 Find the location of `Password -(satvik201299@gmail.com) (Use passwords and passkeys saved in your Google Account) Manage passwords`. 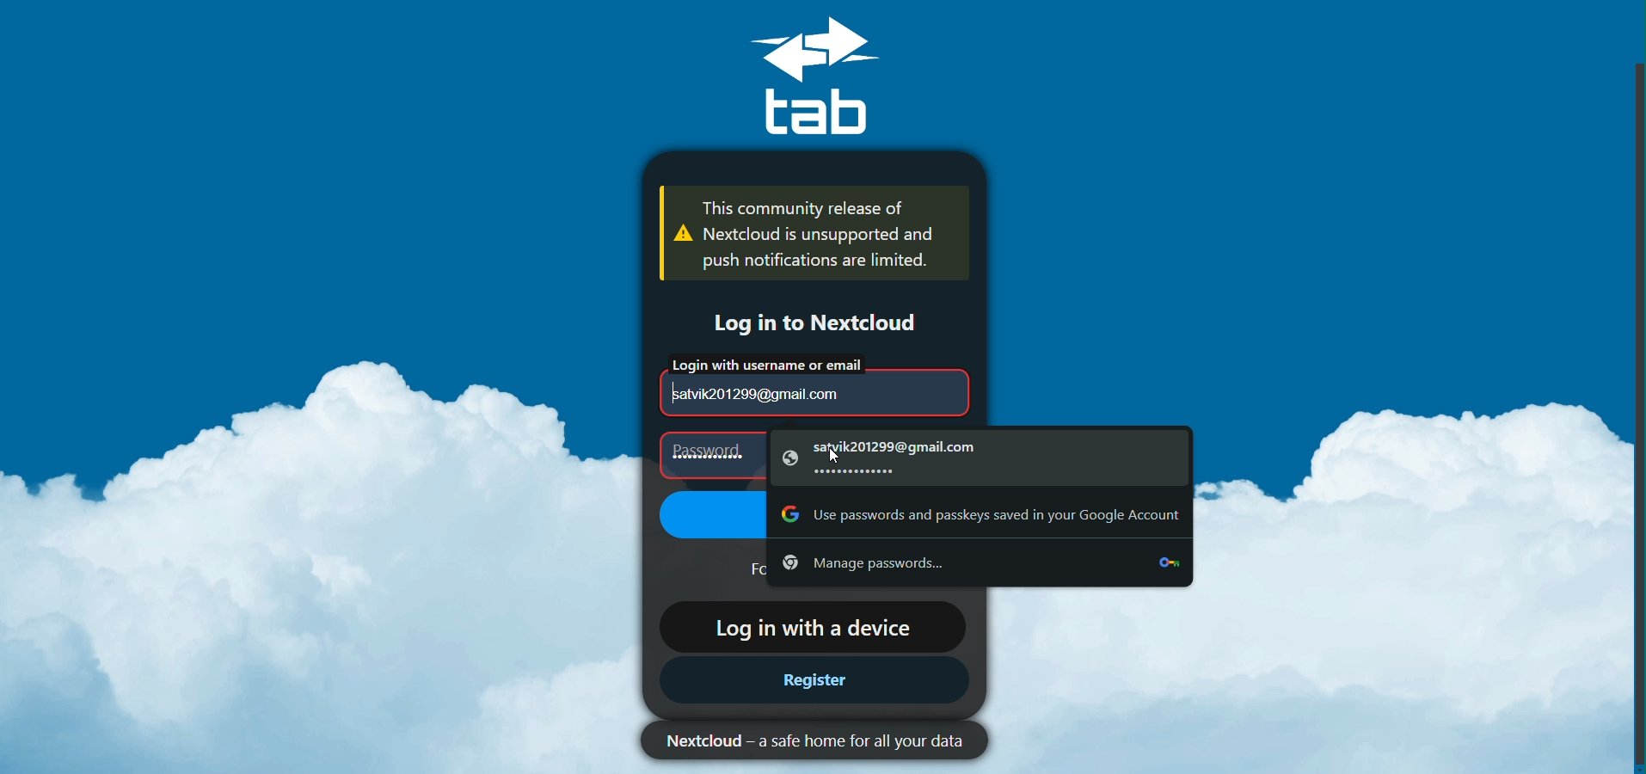

Password -(satvik201299@gmail.com) (Use passwords and passkeys saved in your Google Account) Manage passwords is located at coordinates (918, 509).